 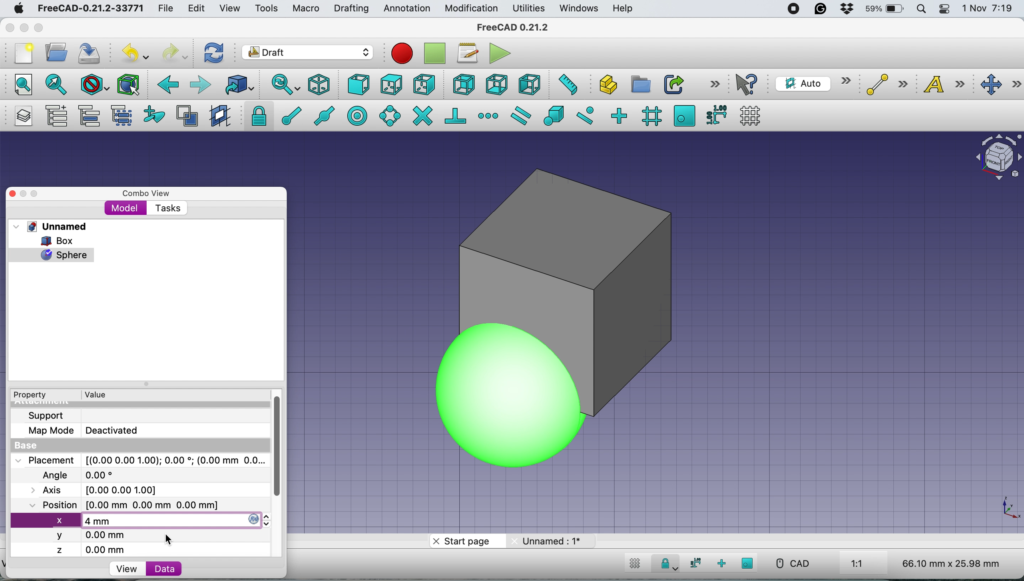 What do you see at coordinates (673, 84) in the screenshot?
I see `make link` at bounding box center [673, 84].